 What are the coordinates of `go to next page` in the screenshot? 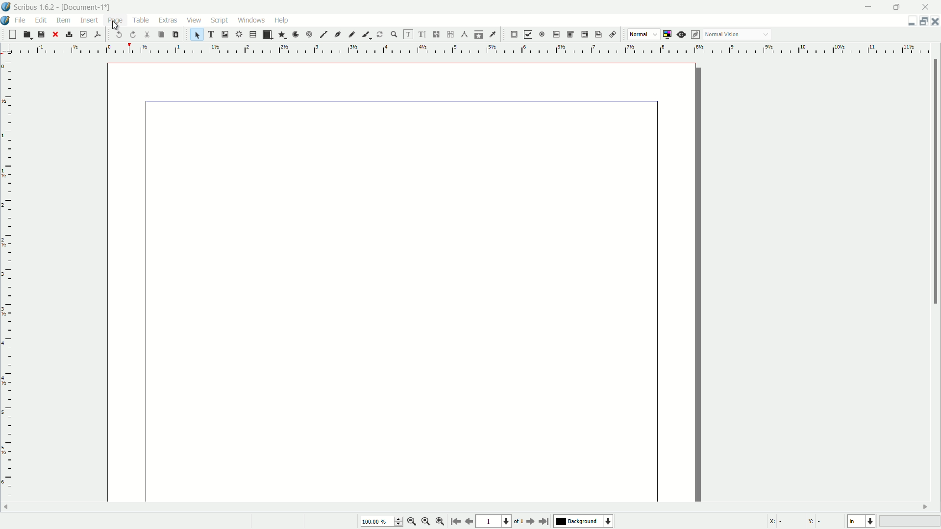 It's located at (529, 522).